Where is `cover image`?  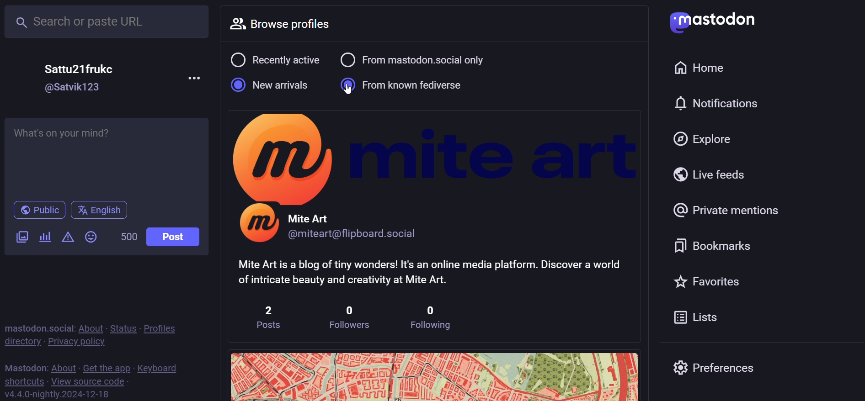
cover image is located at coordinates (435, 154).